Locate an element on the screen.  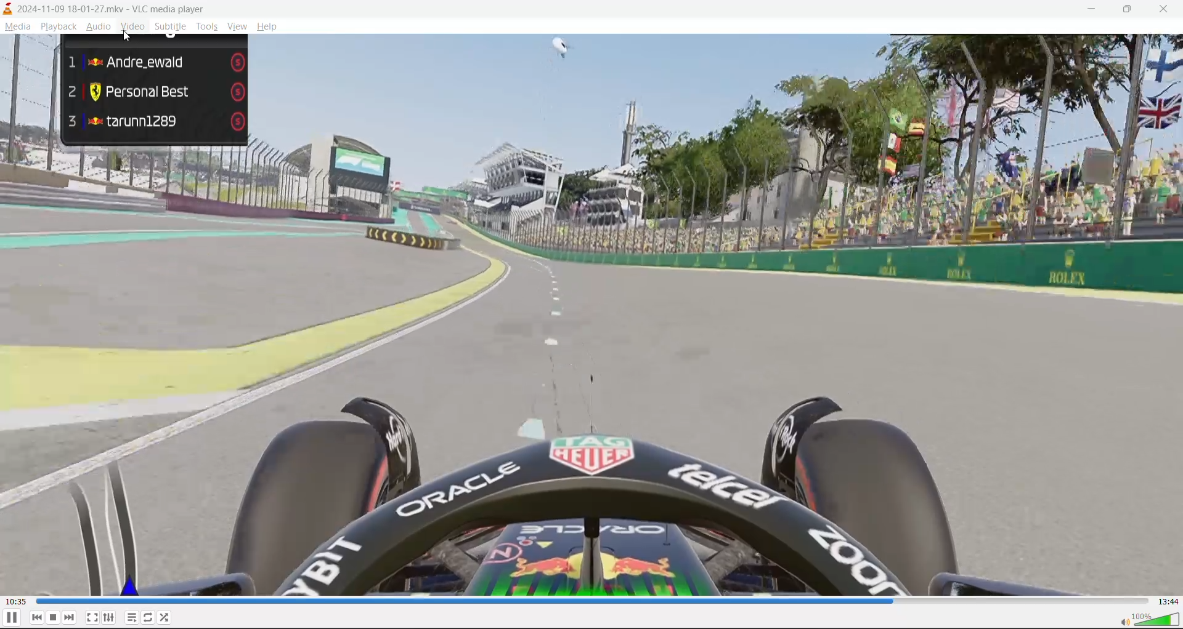
video is located at coordinates (591, 316).